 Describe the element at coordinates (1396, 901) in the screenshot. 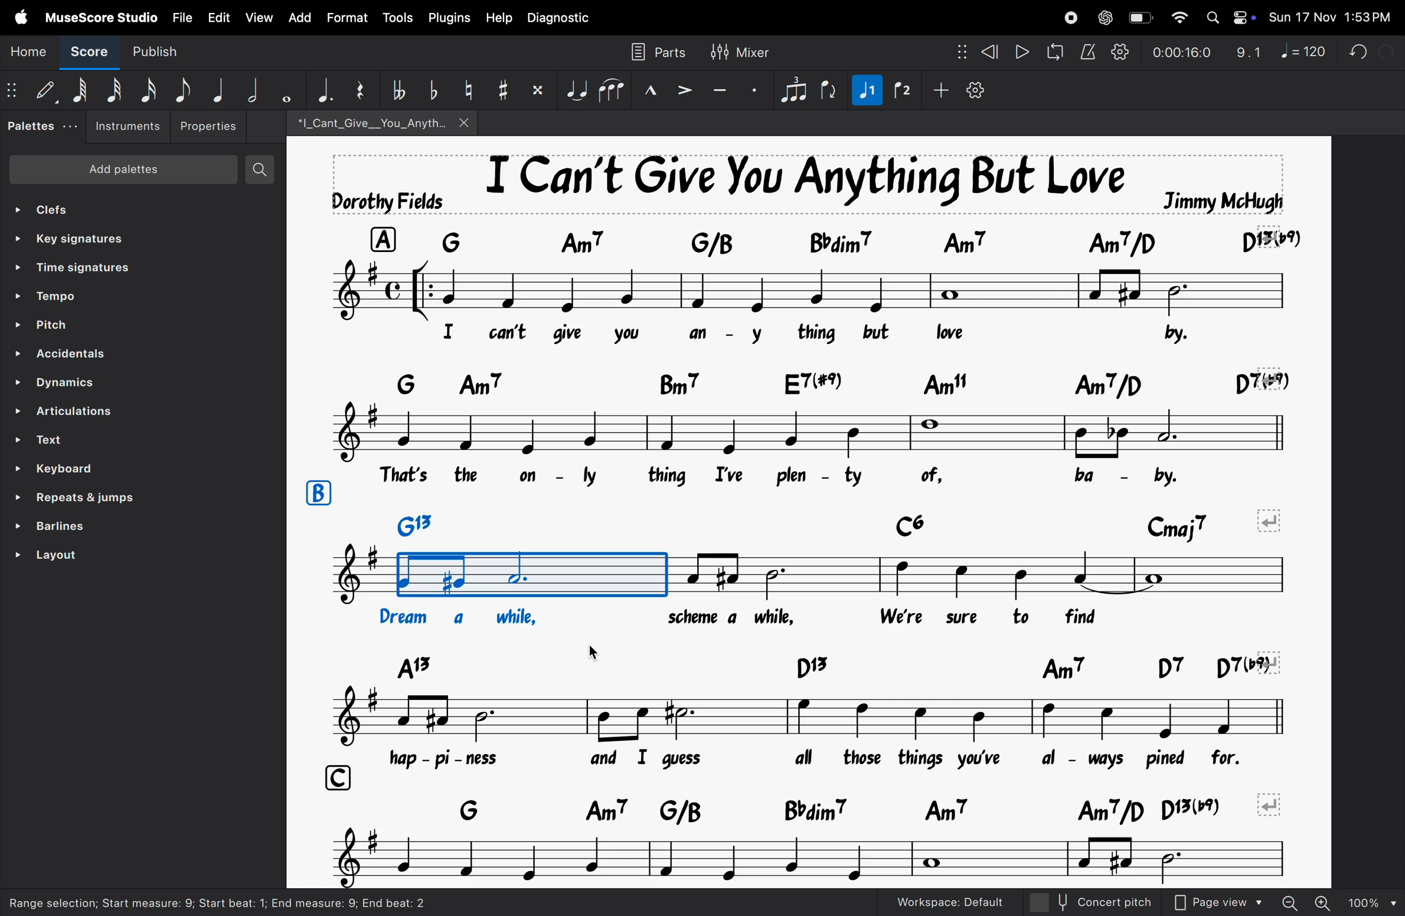

I see `cursor on rythym` at that location.